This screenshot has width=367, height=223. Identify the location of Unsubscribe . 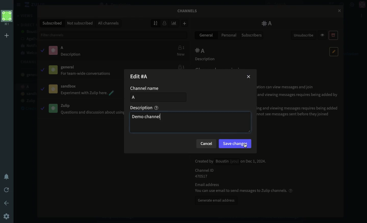
(304, 35).